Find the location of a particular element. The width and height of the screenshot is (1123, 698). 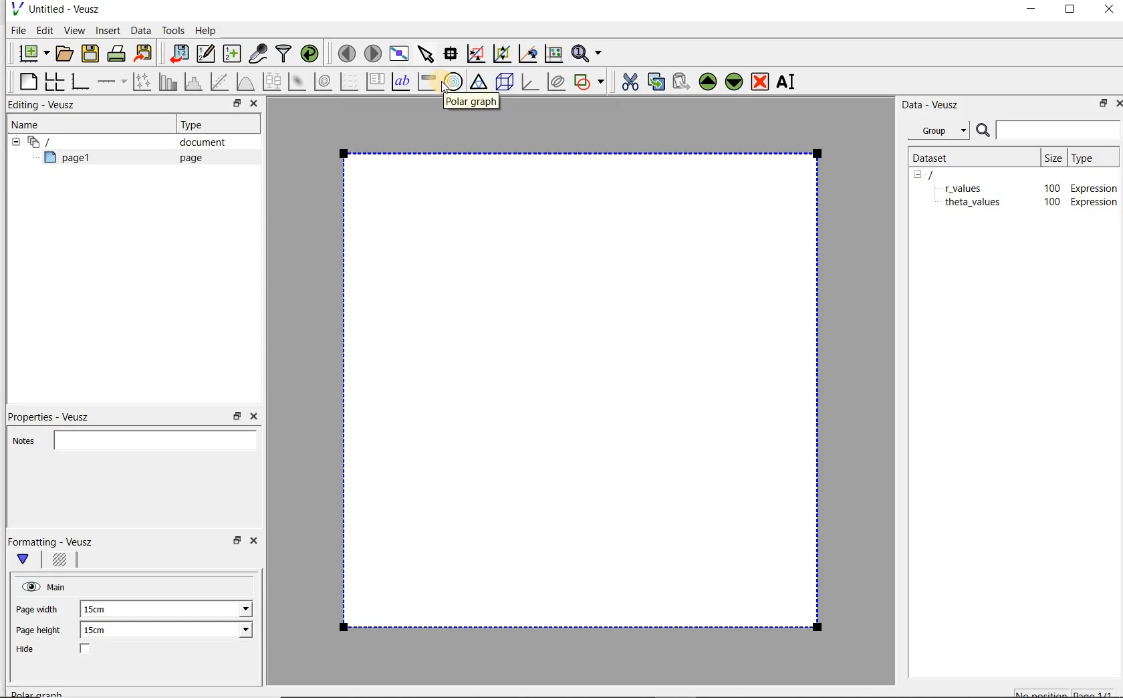

Edit and enter new datasets is located at coordinates (207, 54).